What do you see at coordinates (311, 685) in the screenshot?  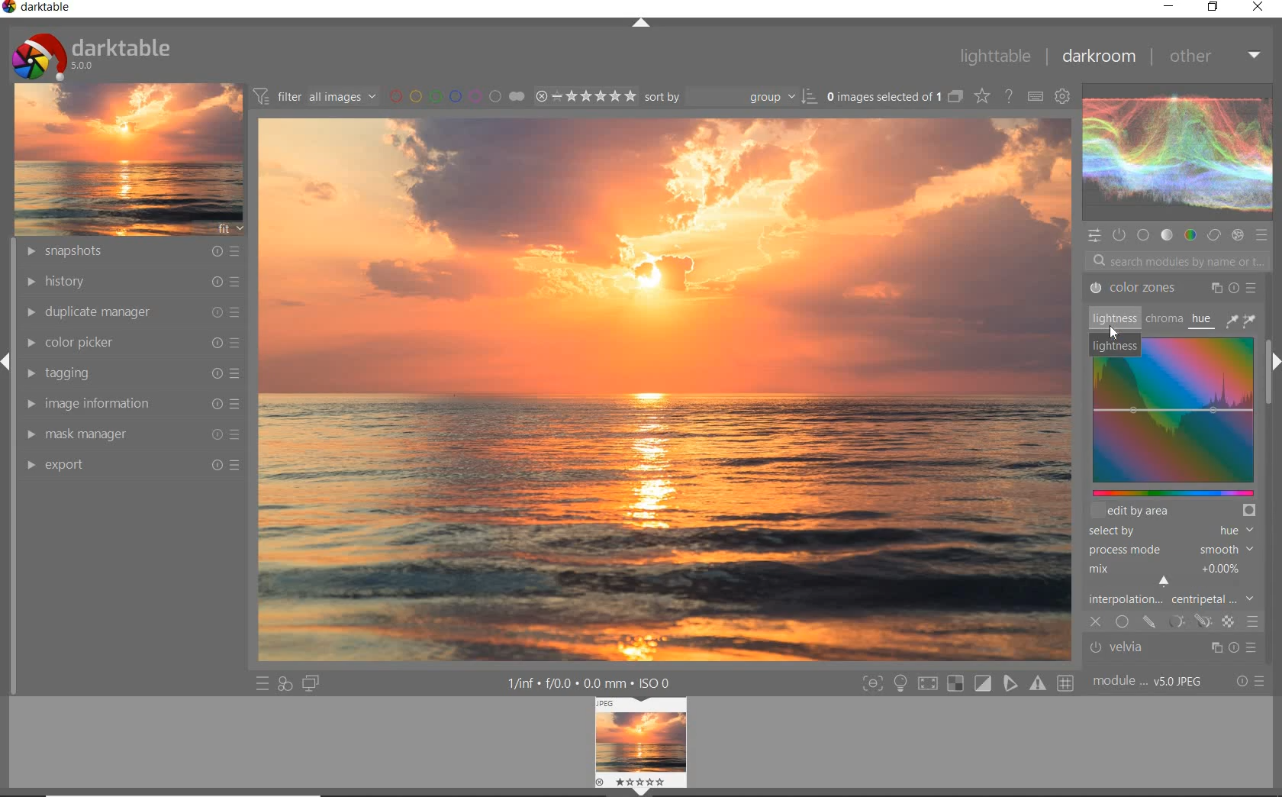 I see `DISPLAY A SECOND DARKROOM IMAGE WINDOW` at bounding box center [311, 685].